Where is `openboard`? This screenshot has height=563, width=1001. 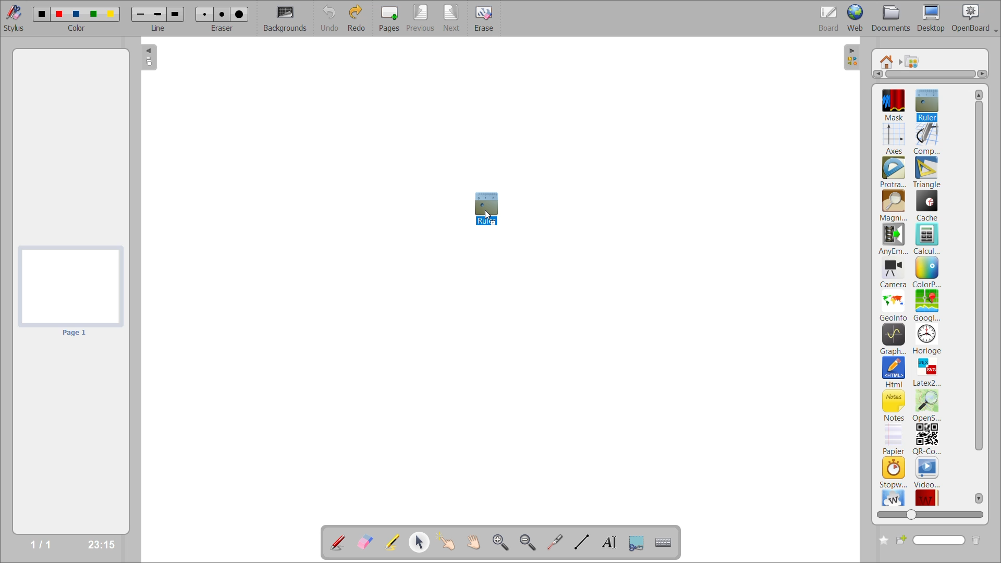 openboard is located at coordinates (976, 18).